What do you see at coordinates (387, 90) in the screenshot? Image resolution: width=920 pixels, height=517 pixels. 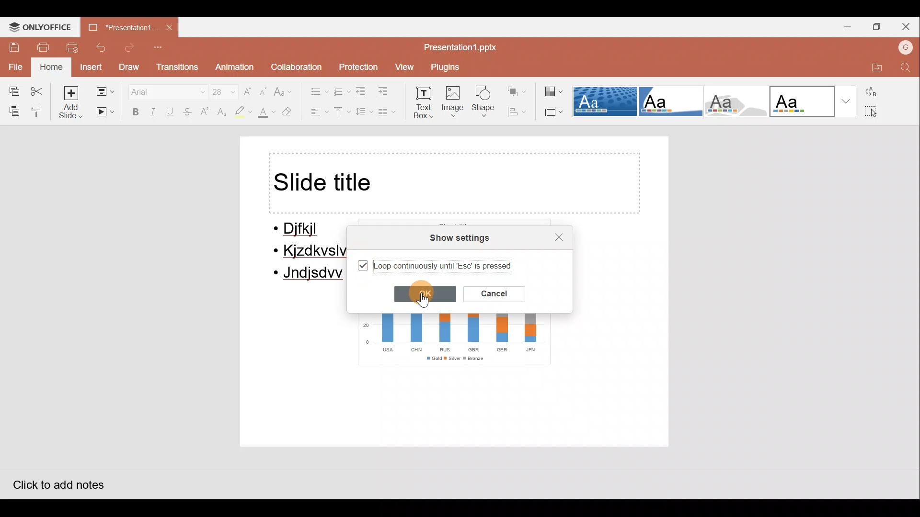 I see `Increase indent` at bounding box center [387, 90].